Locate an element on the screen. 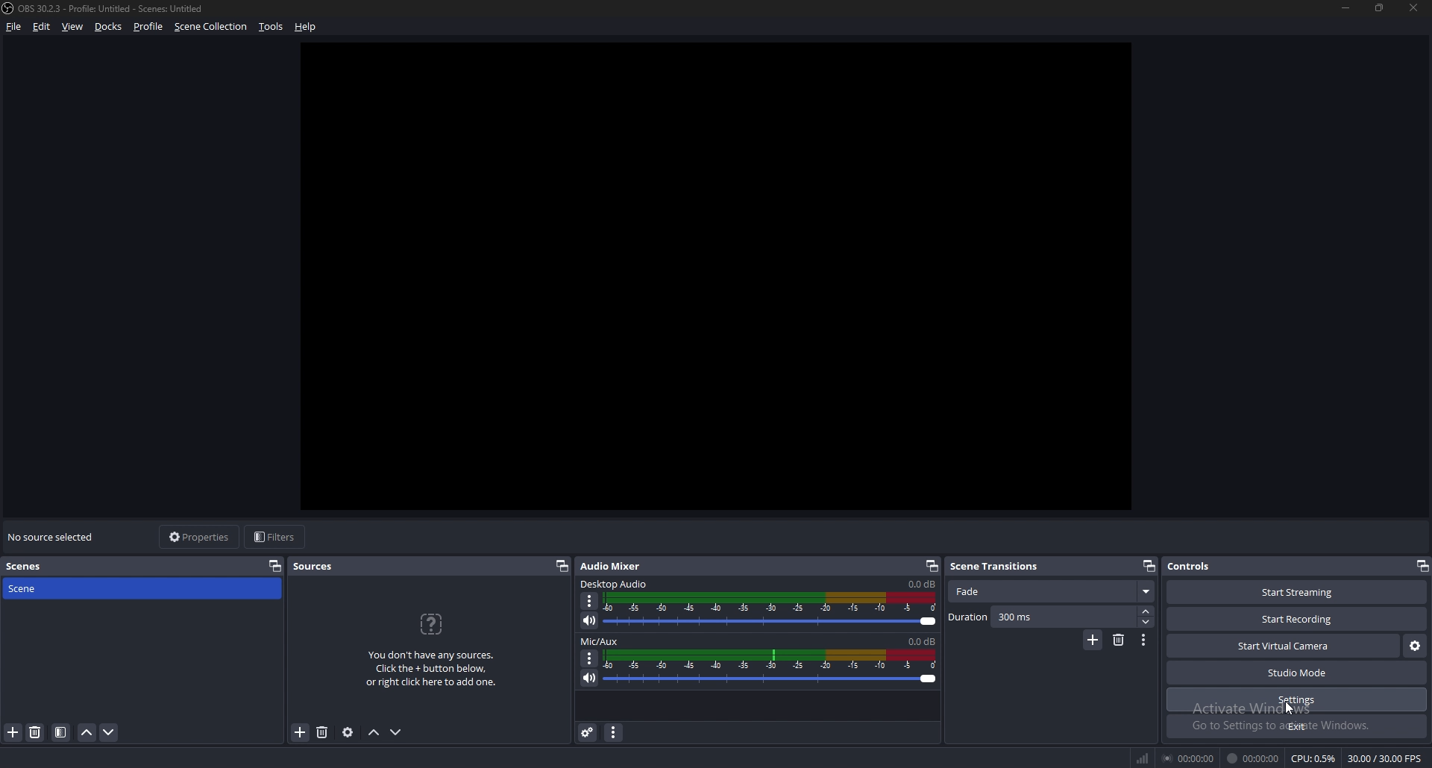 This screenshot has width=1432, height=768. You don't have any sources. Click the + button below. or right click here to add one. is located at coordinates (430, 670).